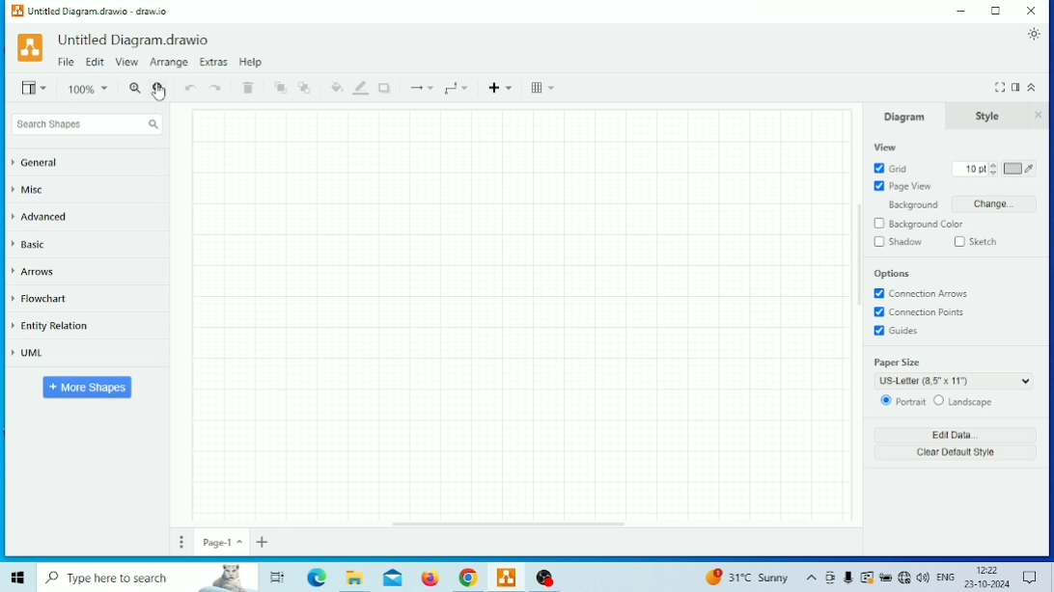  I want to click on Extras, so click(213, 62).